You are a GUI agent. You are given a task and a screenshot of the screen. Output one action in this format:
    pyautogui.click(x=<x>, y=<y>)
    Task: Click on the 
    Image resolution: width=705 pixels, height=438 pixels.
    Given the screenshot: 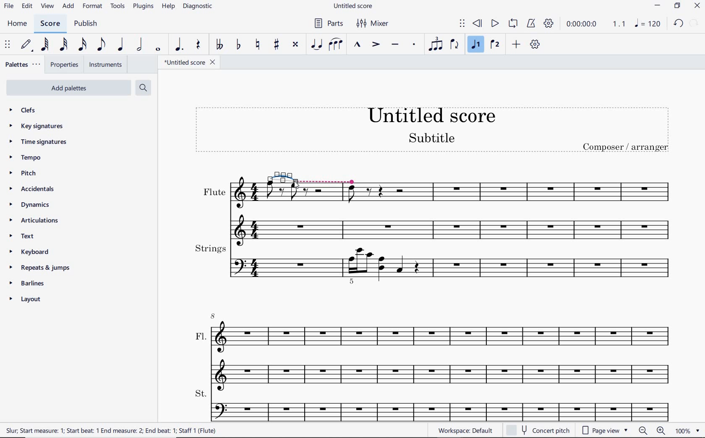 What is the action you would take?
    pyautogui.click(x=226, y=207)
    